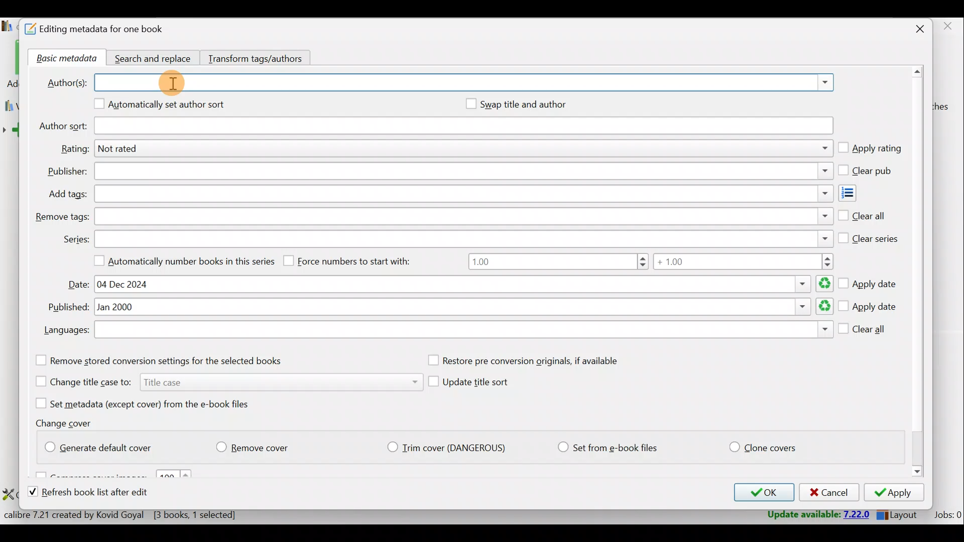 Image resolution: width=964 pixels, height=542 pixels. What do you see at coordinates (354, 260) in the screenshot?
I see `Force numbers to start with` at bounding box center [354, 260].